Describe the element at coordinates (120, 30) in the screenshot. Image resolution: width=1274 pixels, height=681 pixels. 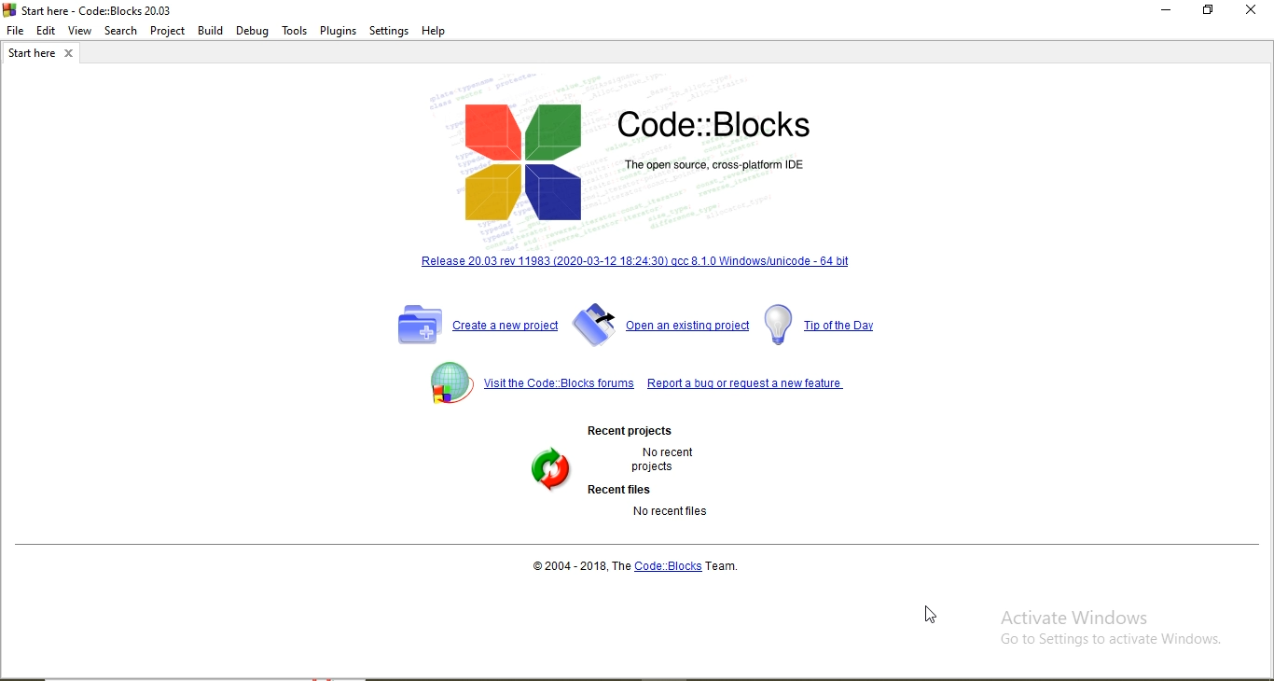
I see `Search ` at that location.